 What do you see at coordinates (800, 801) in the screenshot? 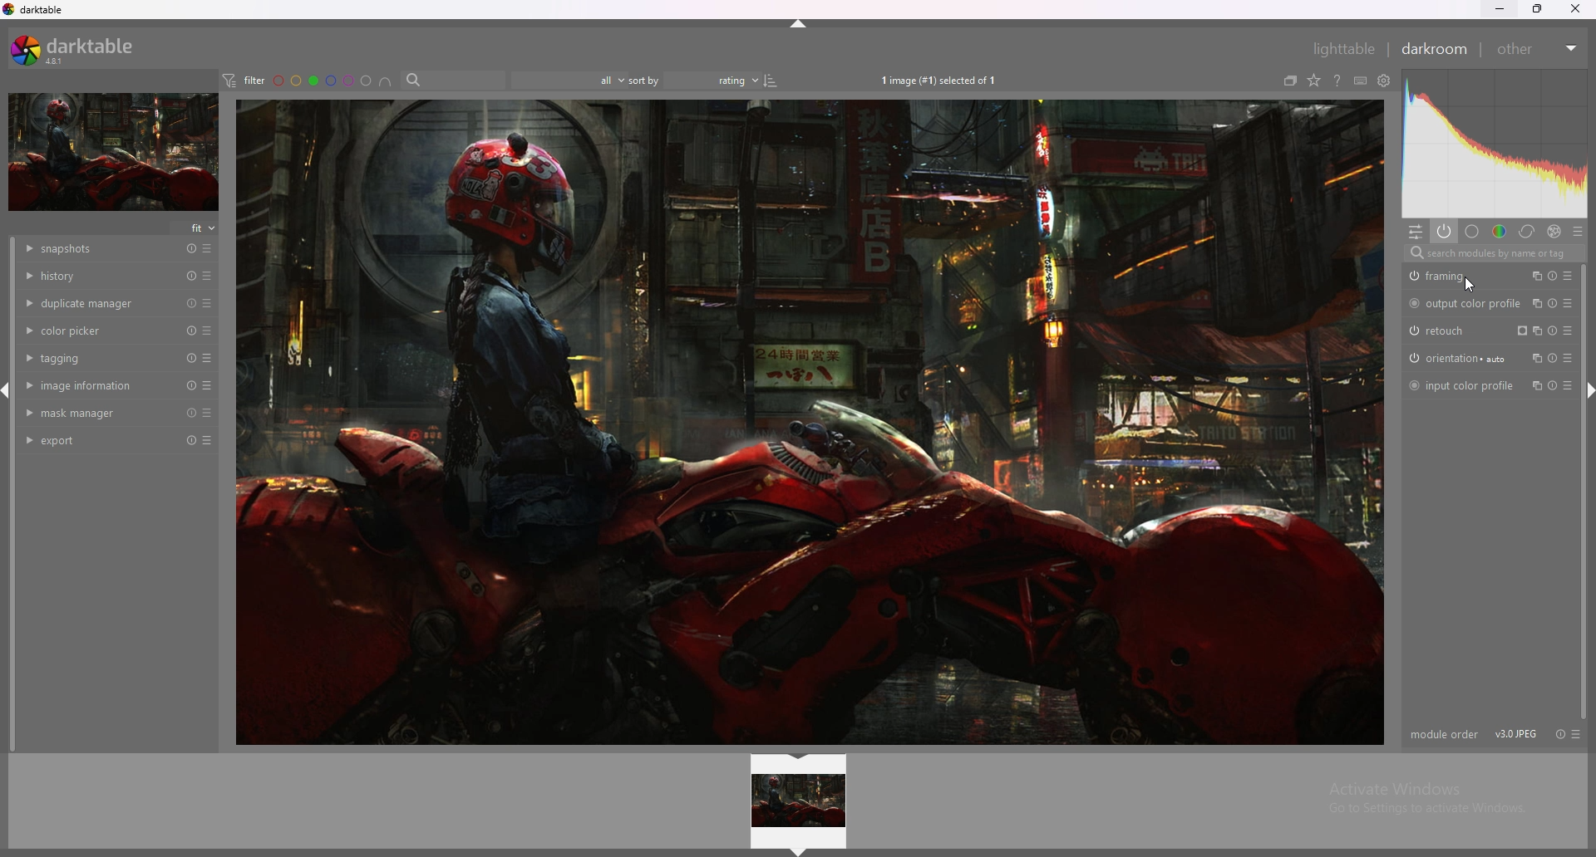
I see `image preview` at bounding box center [800, 801].